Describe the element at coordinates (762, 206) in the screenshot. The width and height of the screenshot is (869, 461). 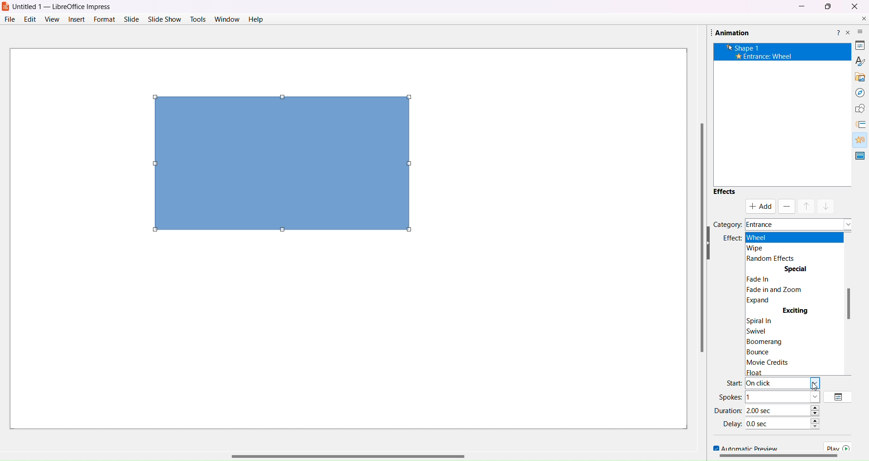
I see `Add` at that location.